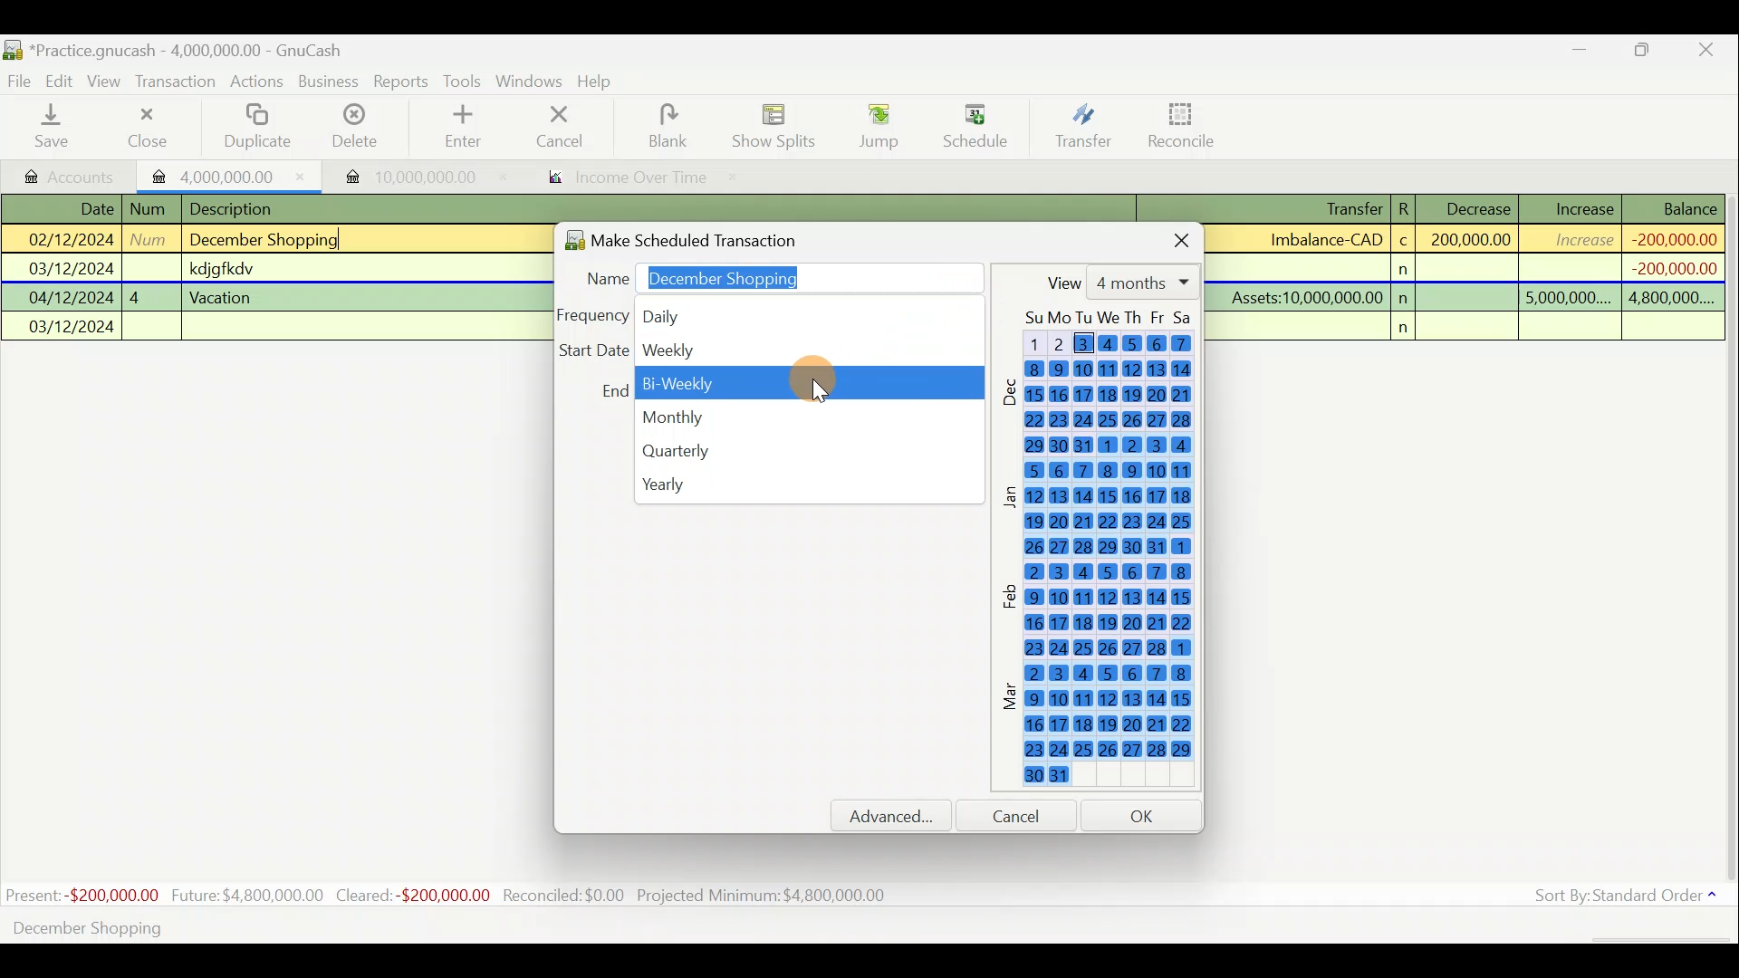 The width and height of the screenshot is (1739, 978). Describe the element at coordinates (1580, 53) in the screenshot. I see `Minimise` at that location.